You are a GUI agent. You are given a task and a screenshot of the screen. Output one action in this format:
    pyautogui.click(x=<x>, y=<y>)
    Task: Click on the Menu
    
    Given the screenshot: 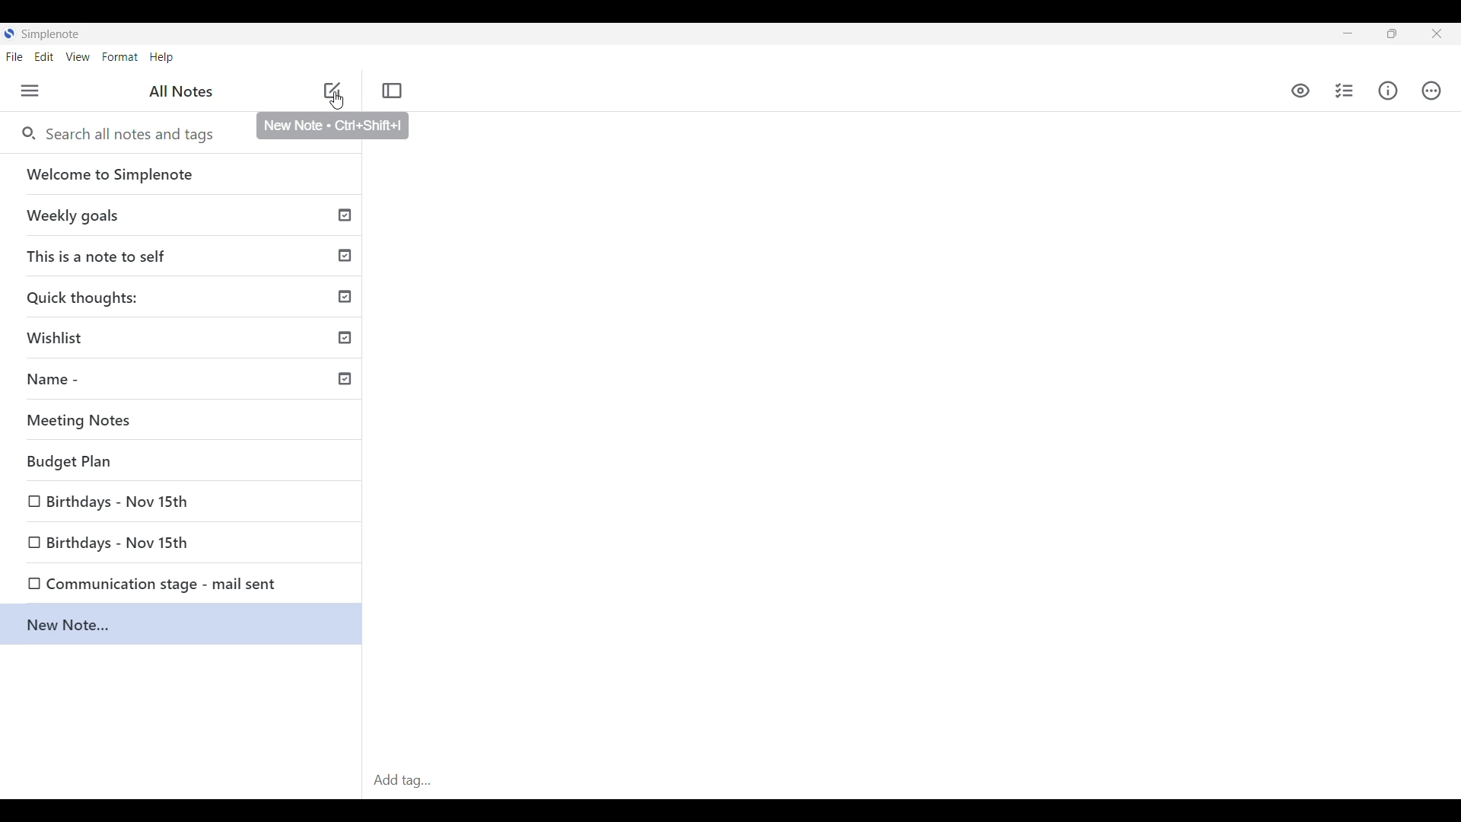 What is the action you would take?
    pyautogui.click(x=30, y=91)
    